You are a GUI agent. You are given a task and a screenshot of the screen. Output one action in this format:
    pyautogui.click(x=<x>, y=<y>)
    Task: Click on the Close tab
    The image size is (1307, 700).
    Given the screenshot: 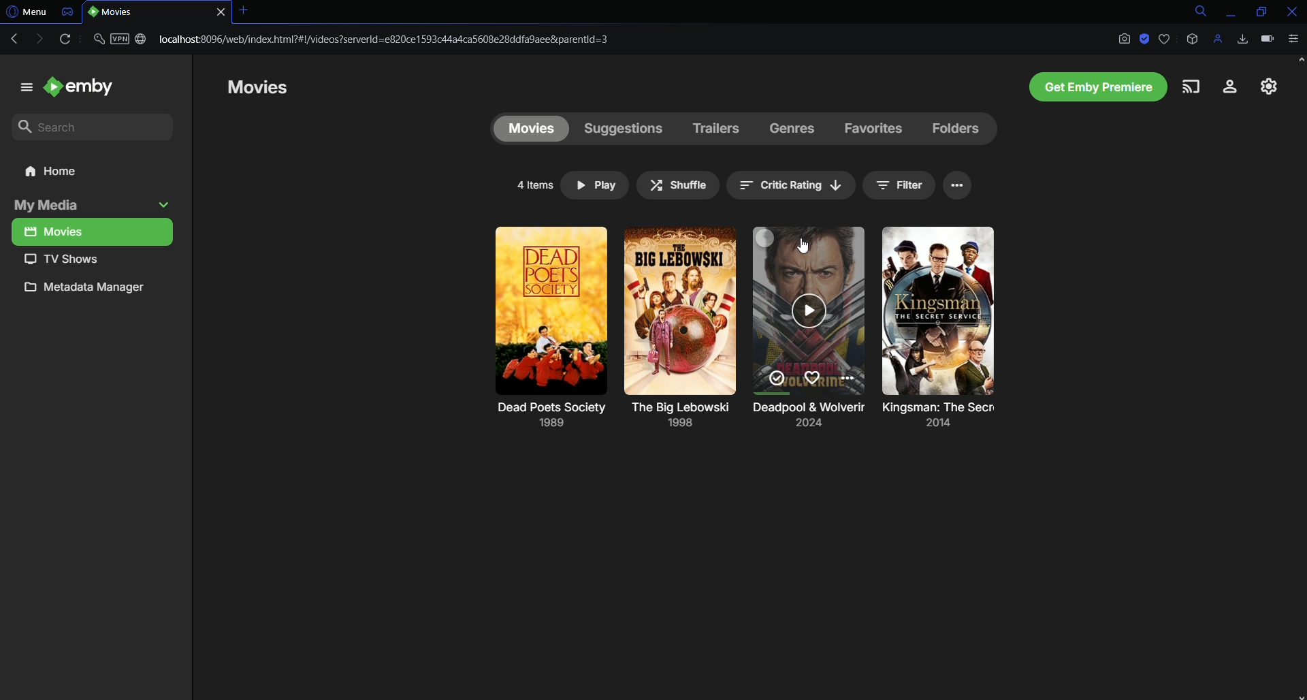 What is the action you would take?
    pyautogui.click(x=244, y=12)
    